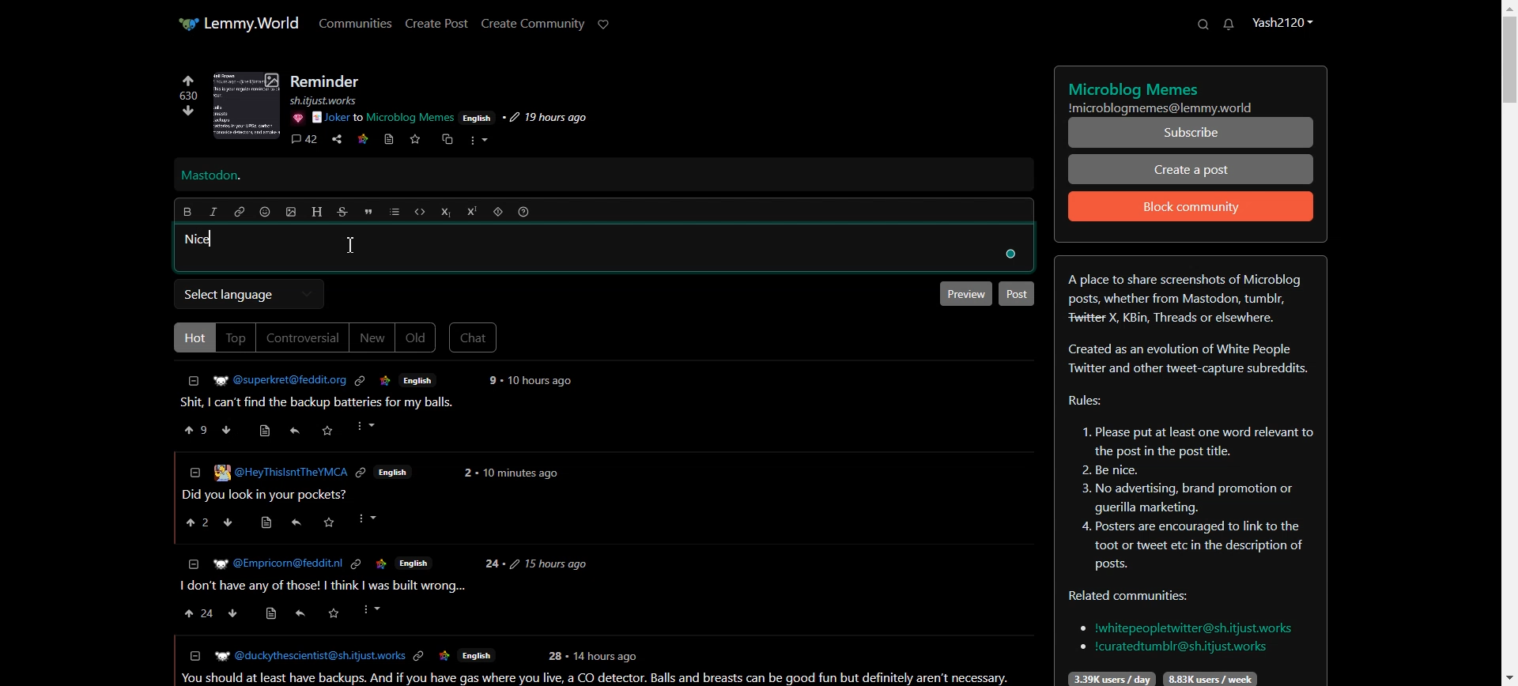 This screenshot has height=686, width=1518. Describe the element at coordinates (436, 23) in the screenshot. I see `Create Post` at that location.